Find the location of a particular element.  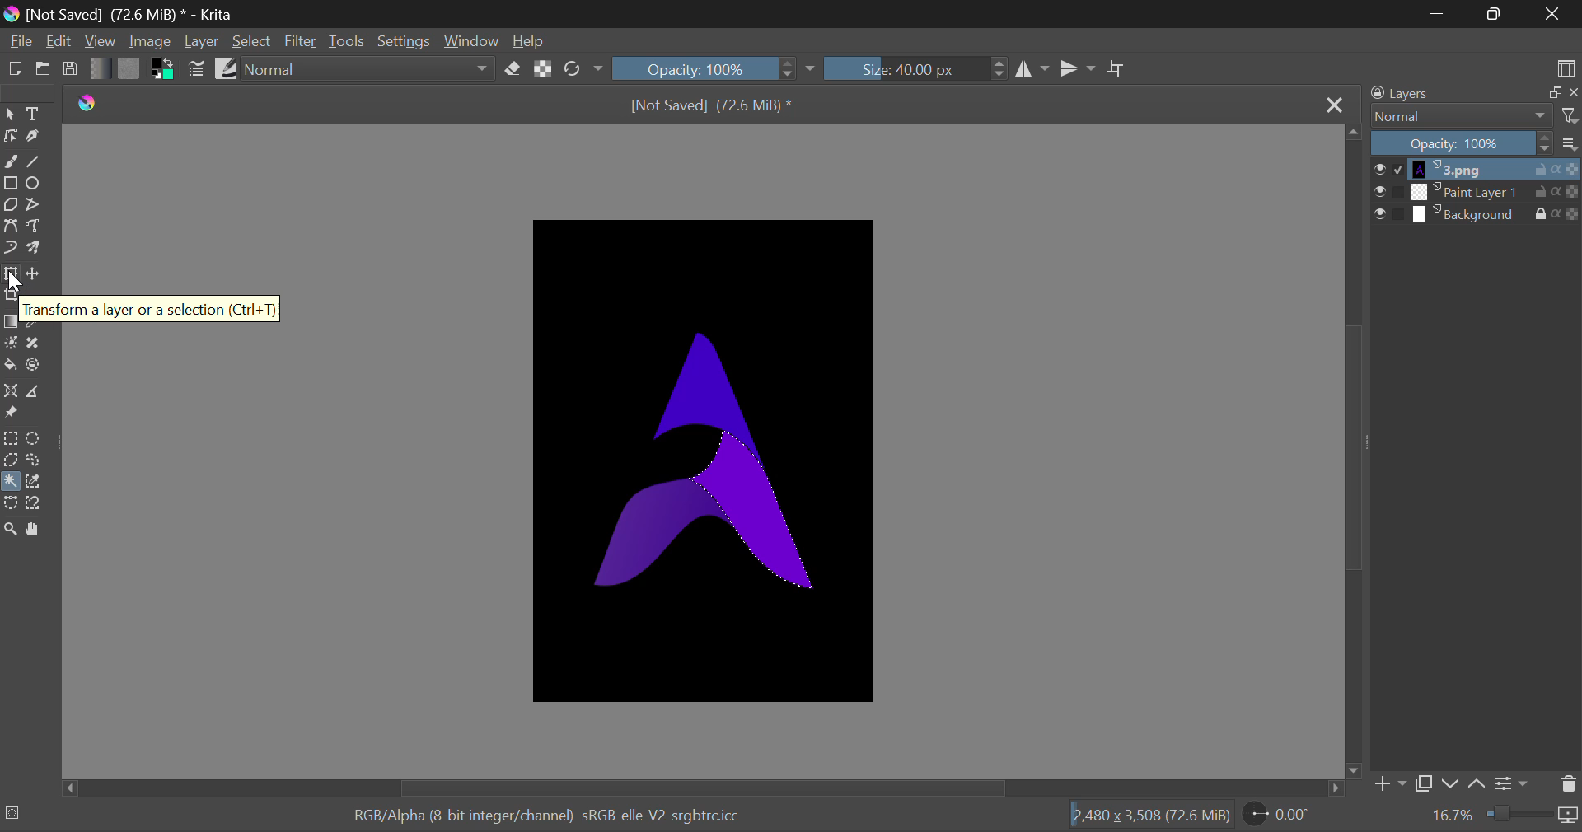

actions is located at coordinates (1556, 213).